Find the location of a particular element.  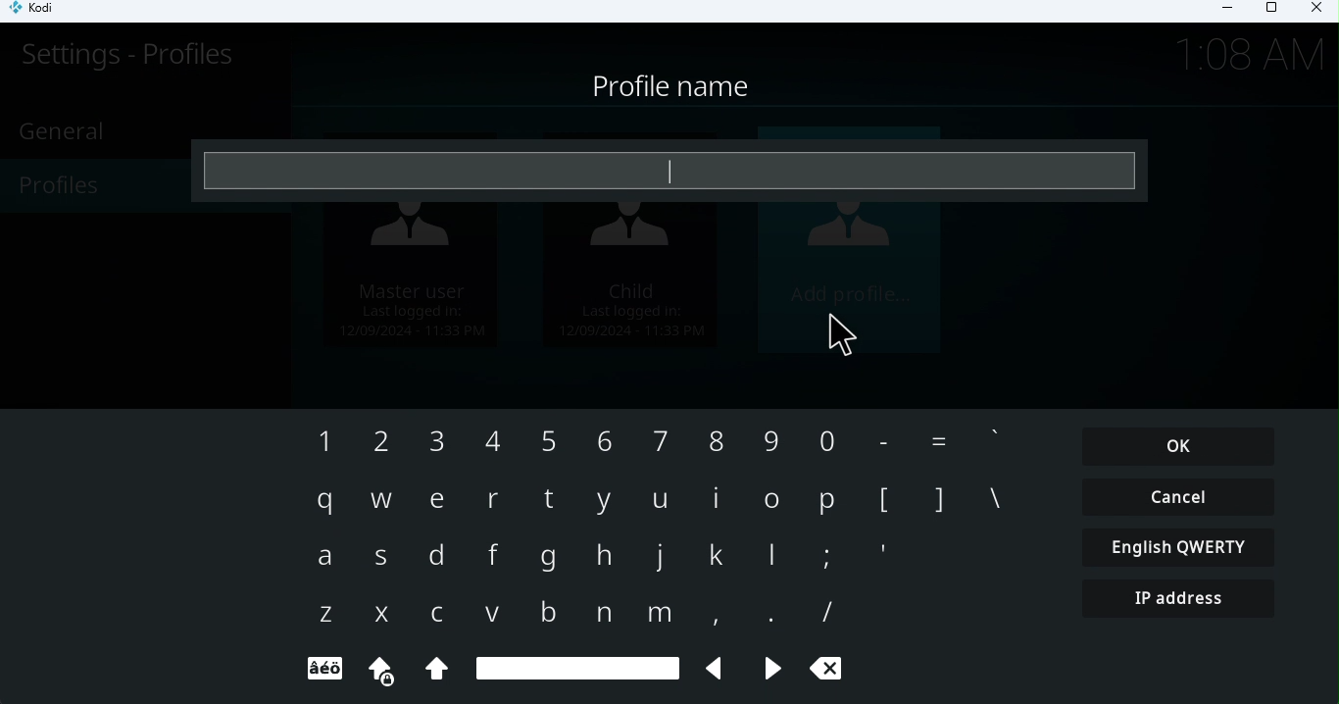

text cursor is located at coordinates (667, 176).